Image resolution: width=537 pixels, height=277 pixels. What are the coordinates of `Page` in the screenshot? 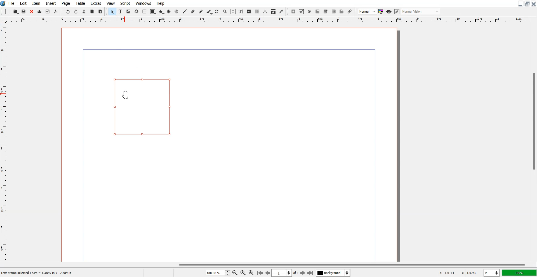 It's located at (65, 3).